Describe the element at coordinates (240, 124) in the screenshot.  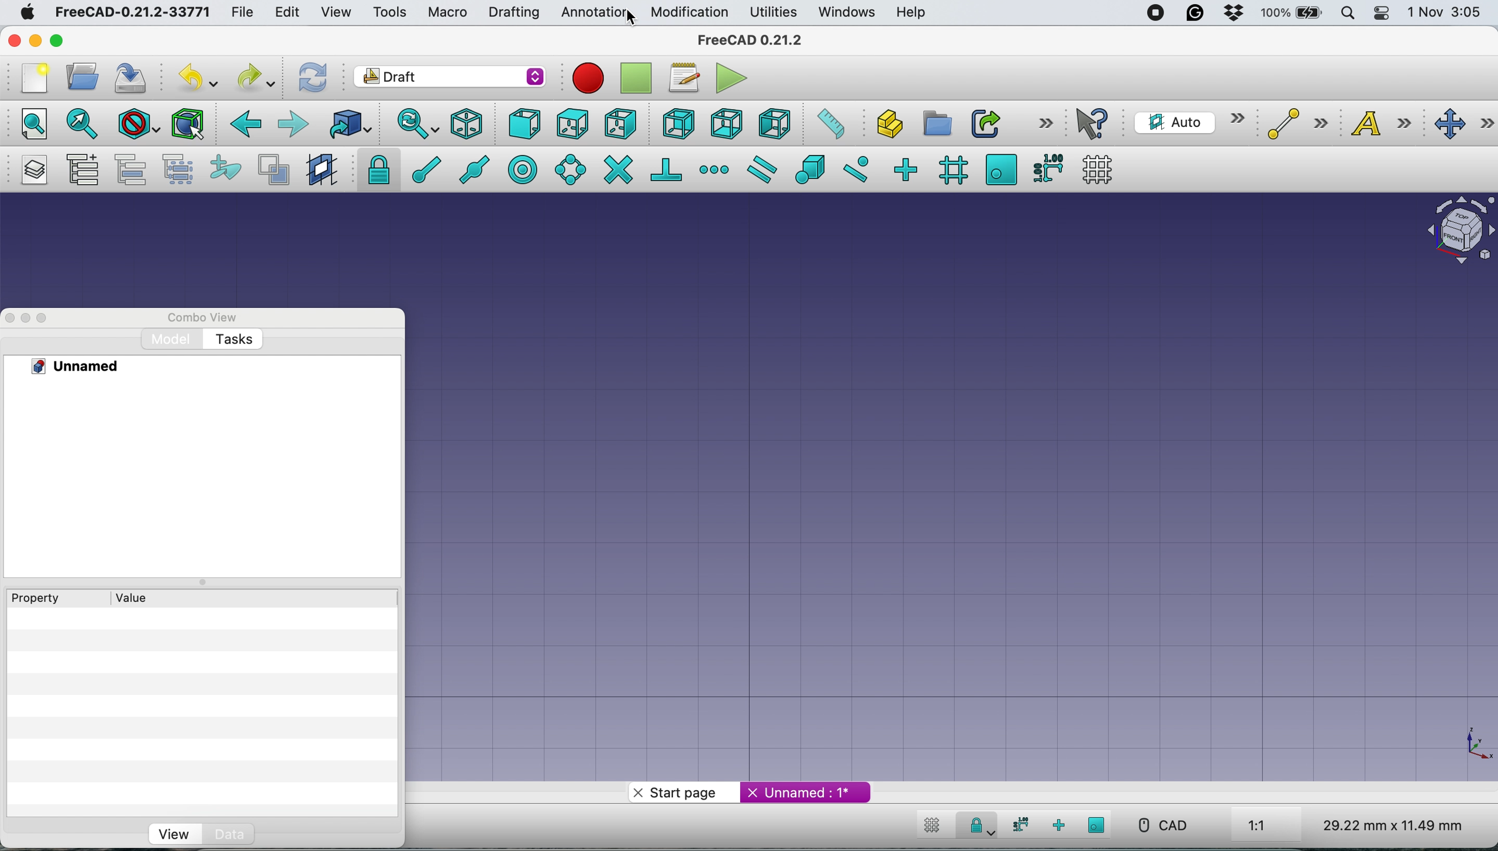
I see `backward` at that location.